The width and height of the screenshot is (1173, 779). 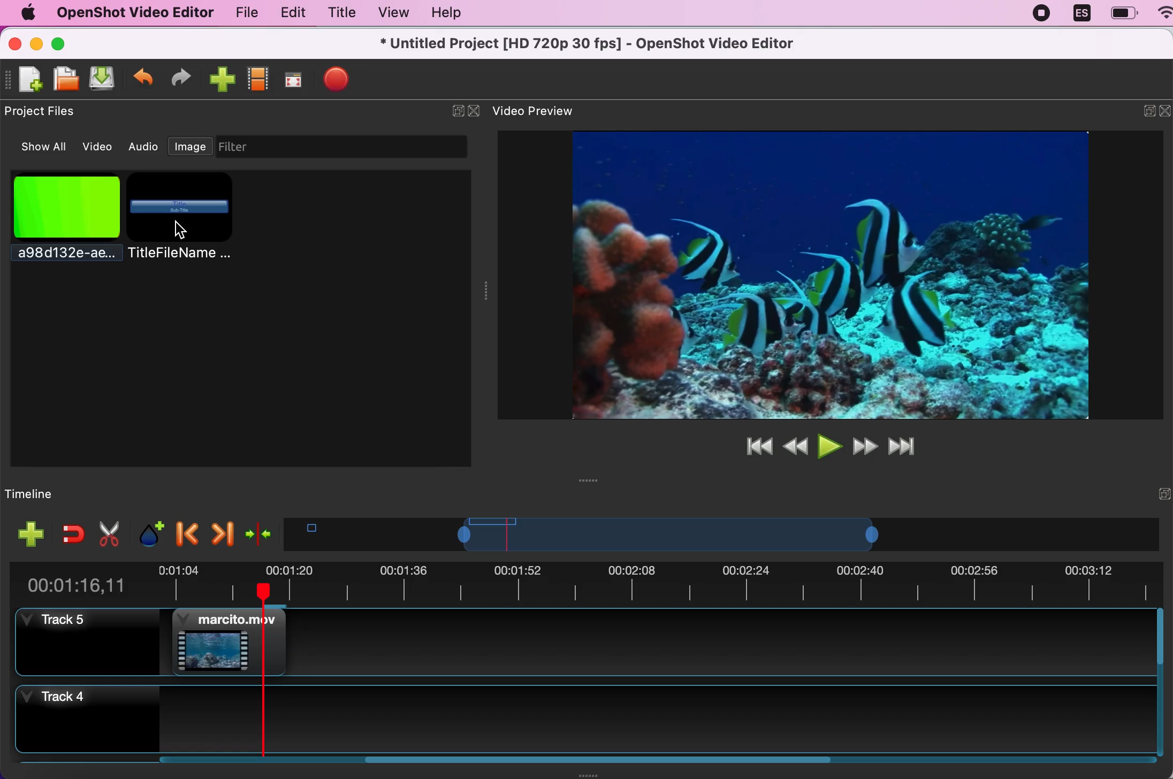 What do you see at coordinates (36, 42) in the screenshot?
I see `minimize` at bounding box center [36, 42].